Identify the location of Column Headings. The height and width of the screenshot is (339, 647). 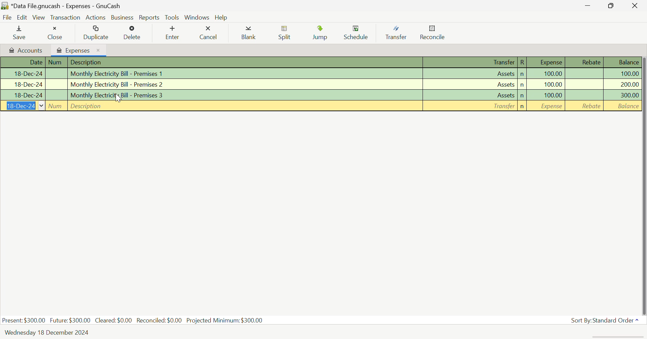
(319, 63).